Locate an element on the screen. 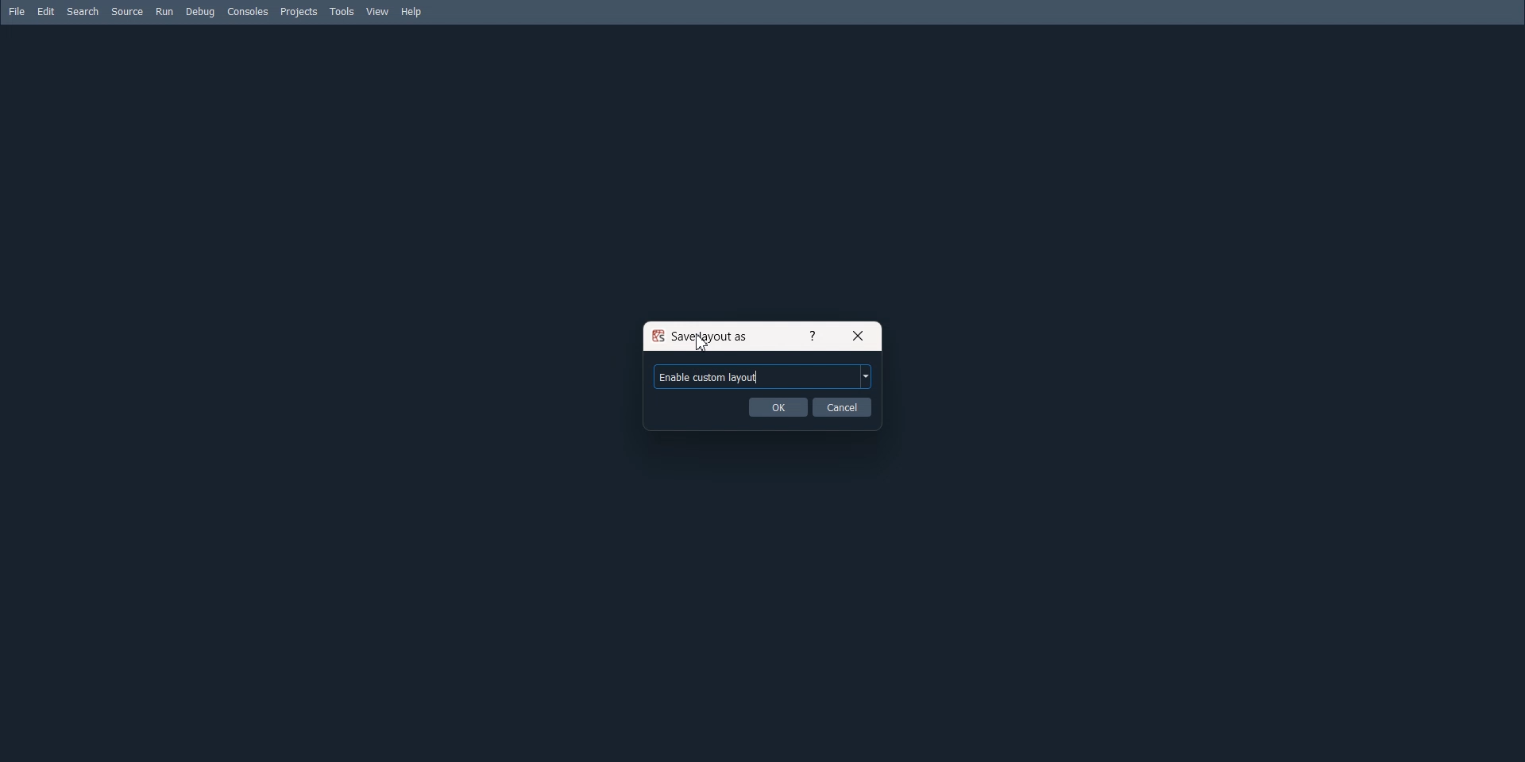  Tools is located at coordinates (343, 12).